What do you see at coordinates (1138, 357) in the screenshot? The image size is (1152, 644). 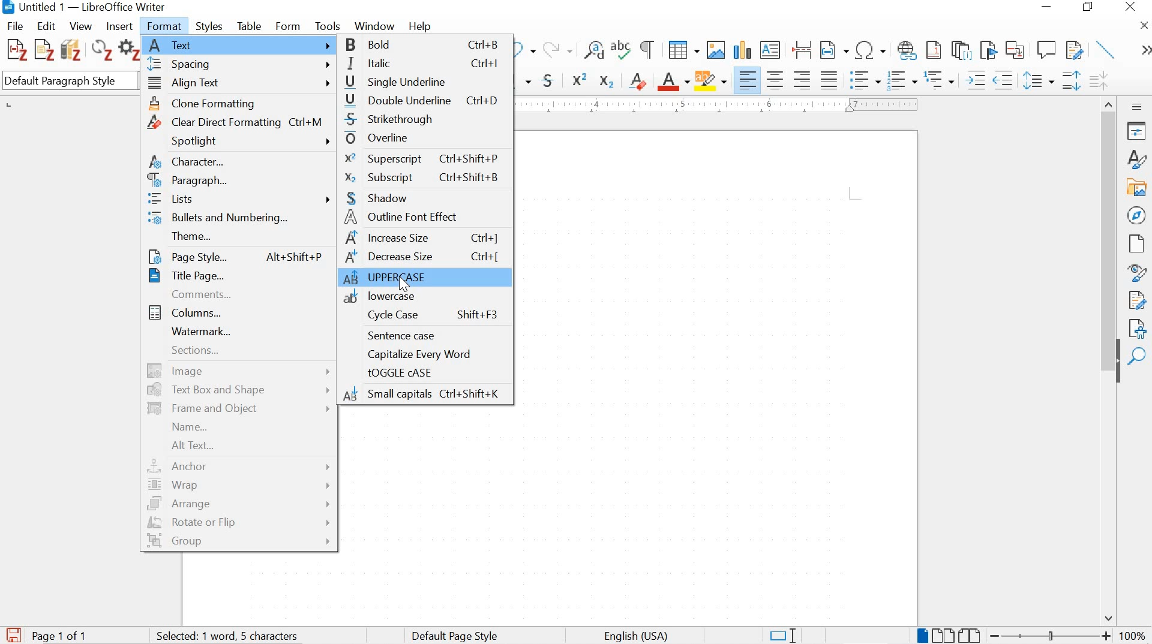 I see `find` at bounding box center [1138, 357].